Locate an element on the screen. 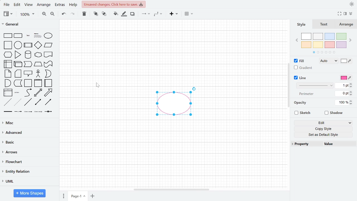  yellow is located at coordinates (318, 45).